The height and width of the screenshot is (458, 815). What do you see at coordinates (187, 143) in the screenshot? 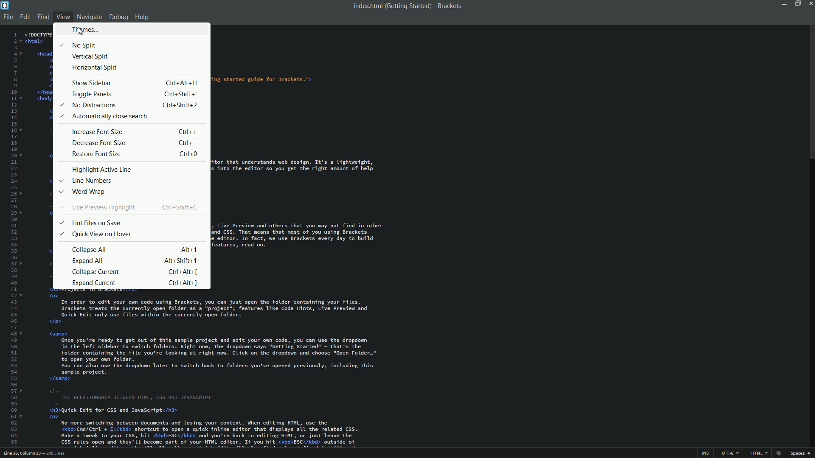
I see `keyboard shortcut` at bounding box center [187, 143].